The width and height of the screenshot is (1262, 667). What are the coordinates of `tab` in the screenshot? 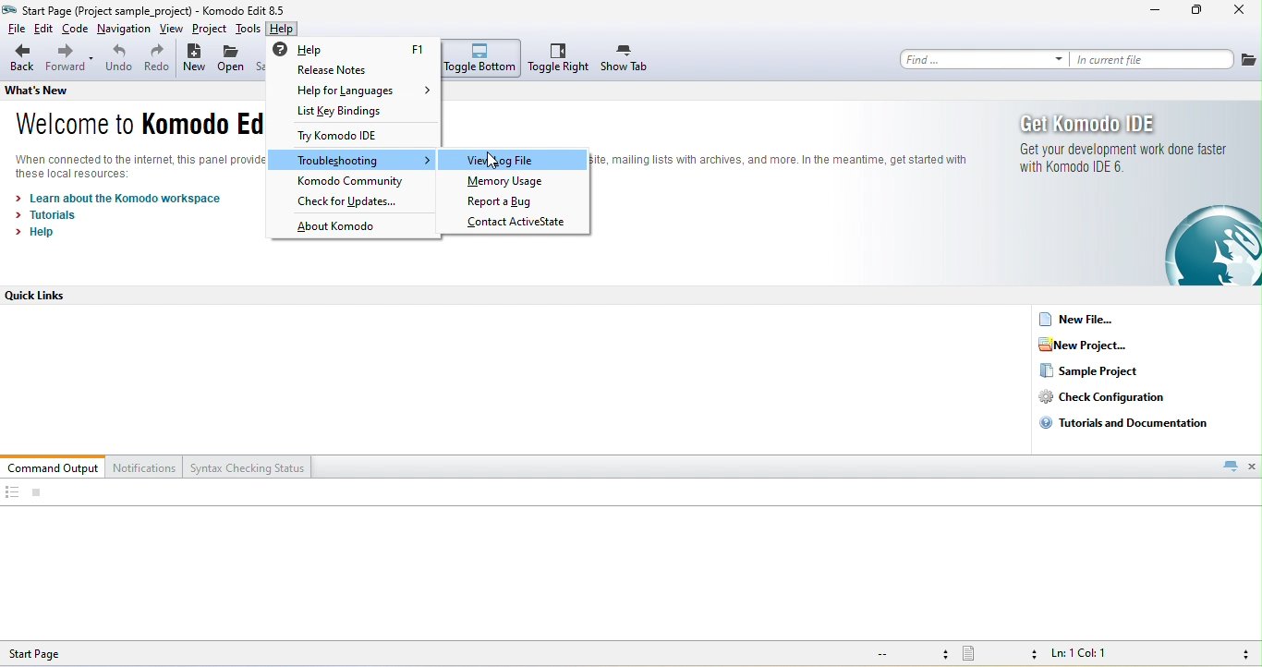 It's located at (1230, 466).